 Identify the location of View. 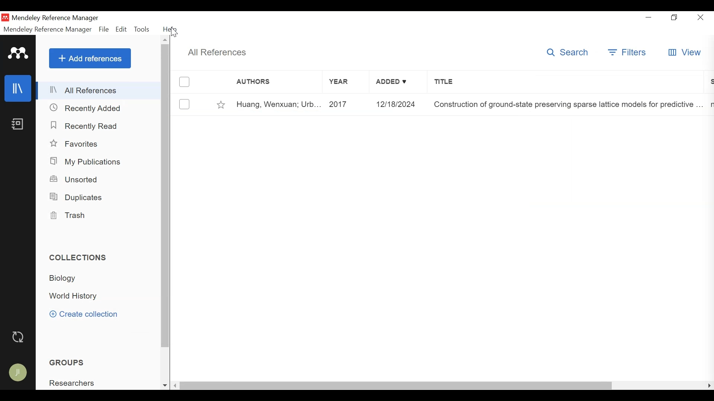
(684, 53).